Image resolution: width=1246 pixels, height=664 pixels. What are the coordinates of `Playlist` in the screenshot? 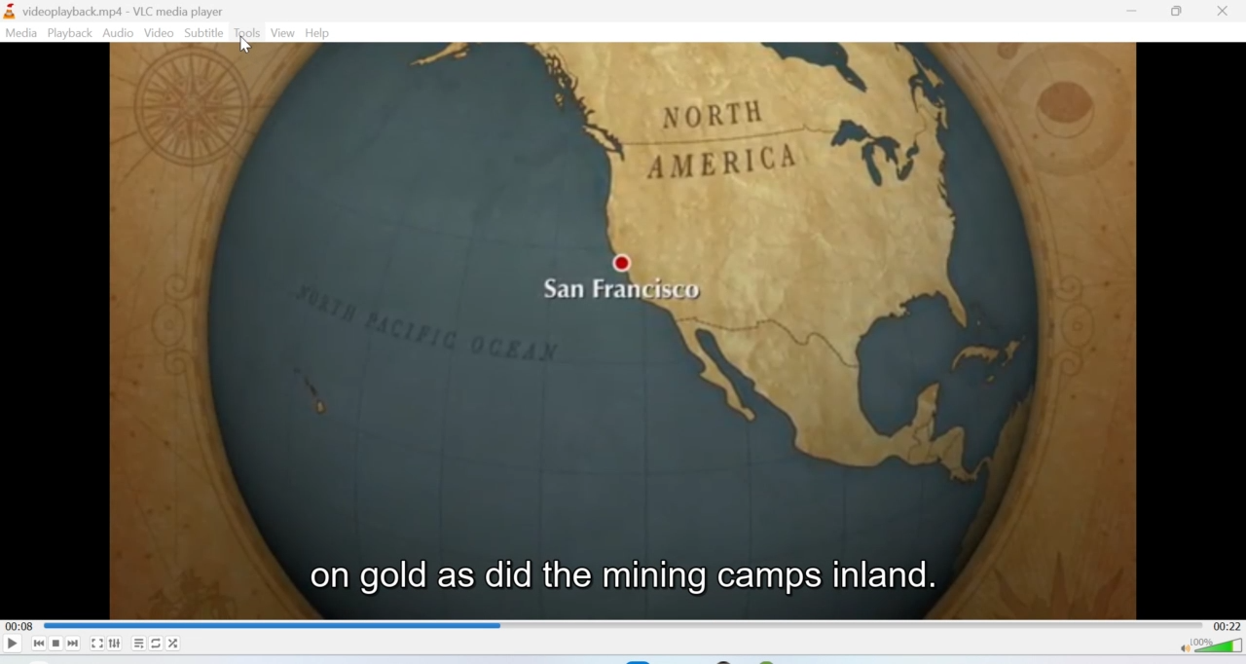 It's located at (137, 644).